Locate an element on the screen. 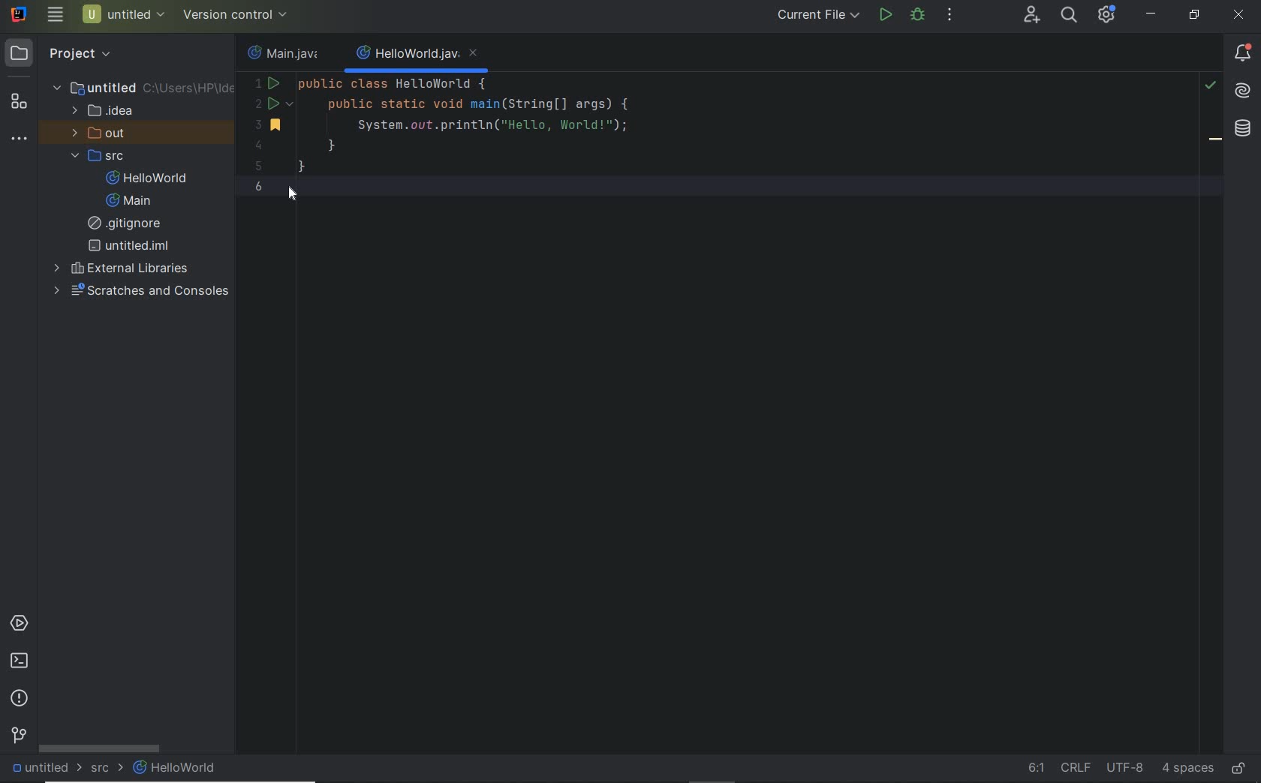  out is located at coordinates (102, 133).